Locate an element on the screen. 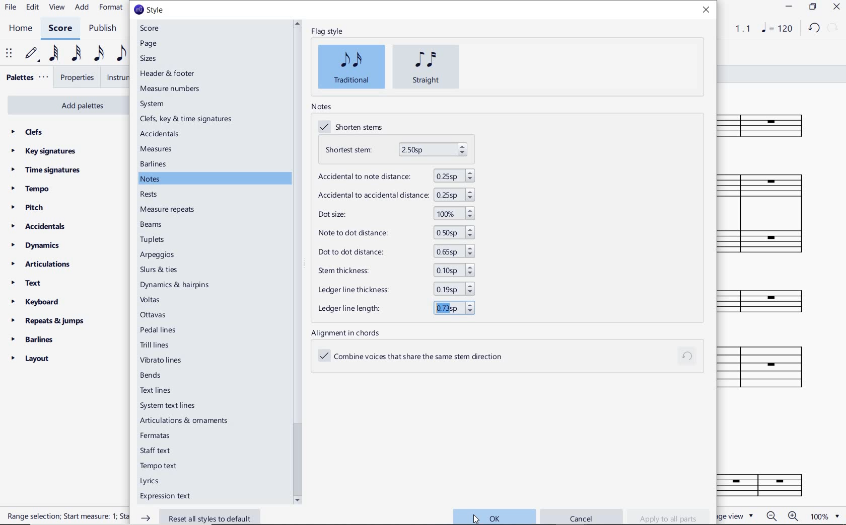 The height and width of the screenshot is (525, 846). publish is located at coordinates (105, 29).